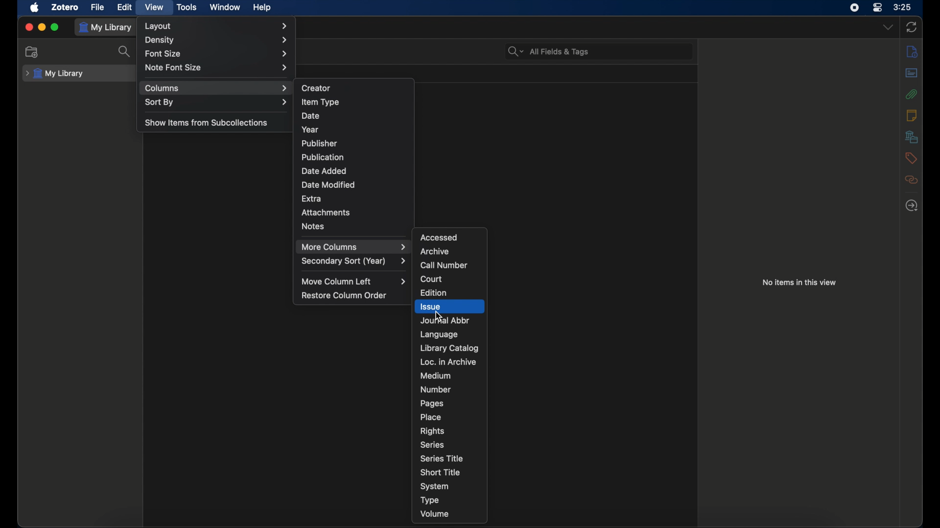 Image resolution: width=940 pixels, height=528 pixels. Describe the element at coordinates (441, 472) in the screenshot. I see `short title` at that location.